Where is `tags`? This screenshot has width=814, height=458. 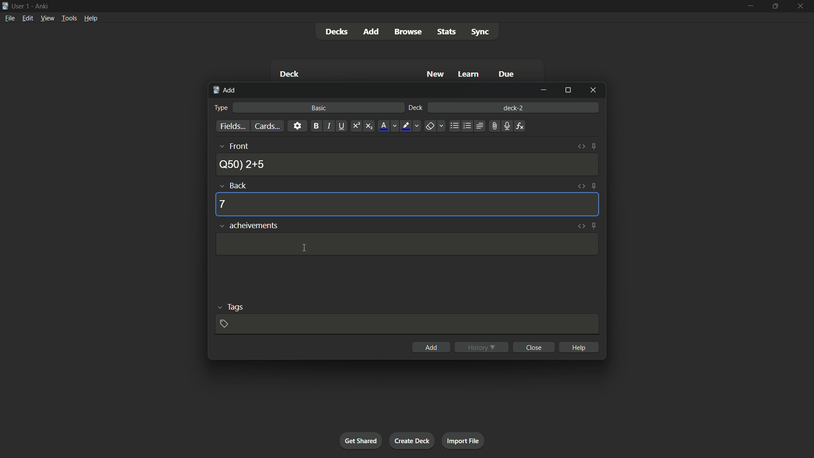 tags is located at coordinates (231, 307).